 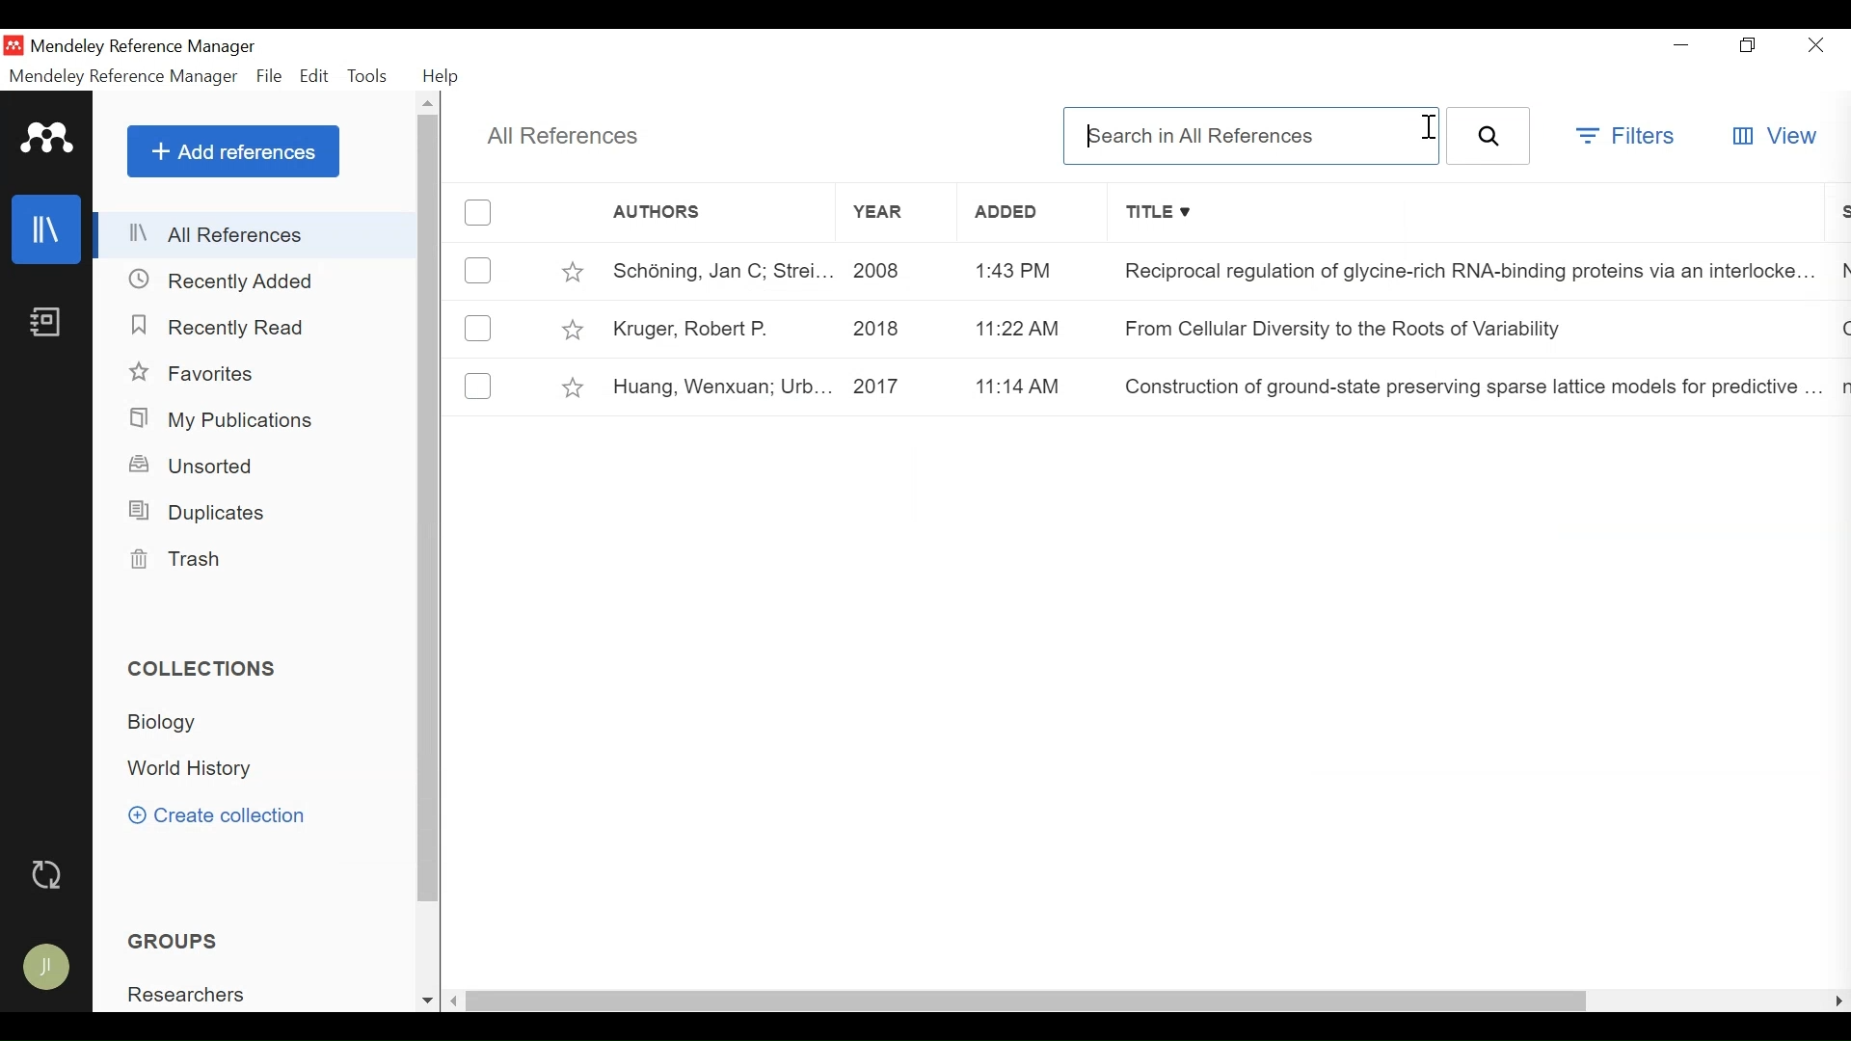 What do you see at coordinates (1029, 1003) in the screenshot?
I see `Horizontal Scroll bar` at bounding box center [1029, 1003].